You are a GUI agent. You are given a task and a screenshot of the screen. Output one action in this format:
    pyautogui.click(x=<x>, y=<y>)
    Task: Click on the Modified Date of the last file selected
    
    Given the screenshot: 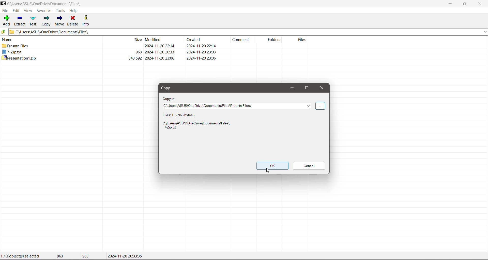 What is the action you would take?
    pyautogui.click(x=125, y=256)
    